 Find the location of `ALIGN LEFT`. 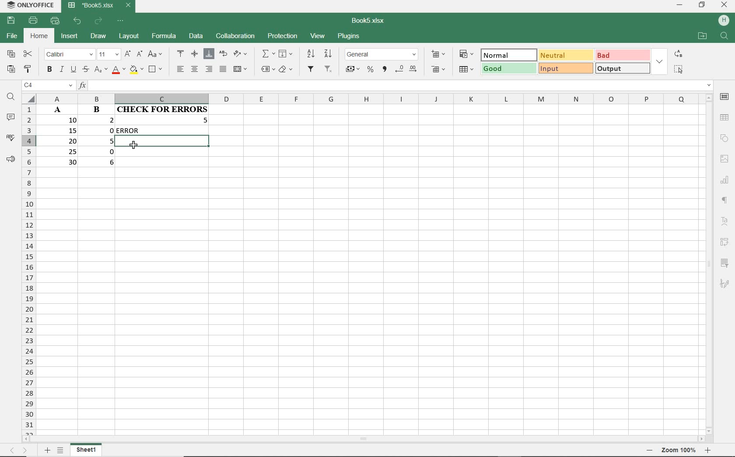

ALIGN LEFT is located at coordinates (180, 69).